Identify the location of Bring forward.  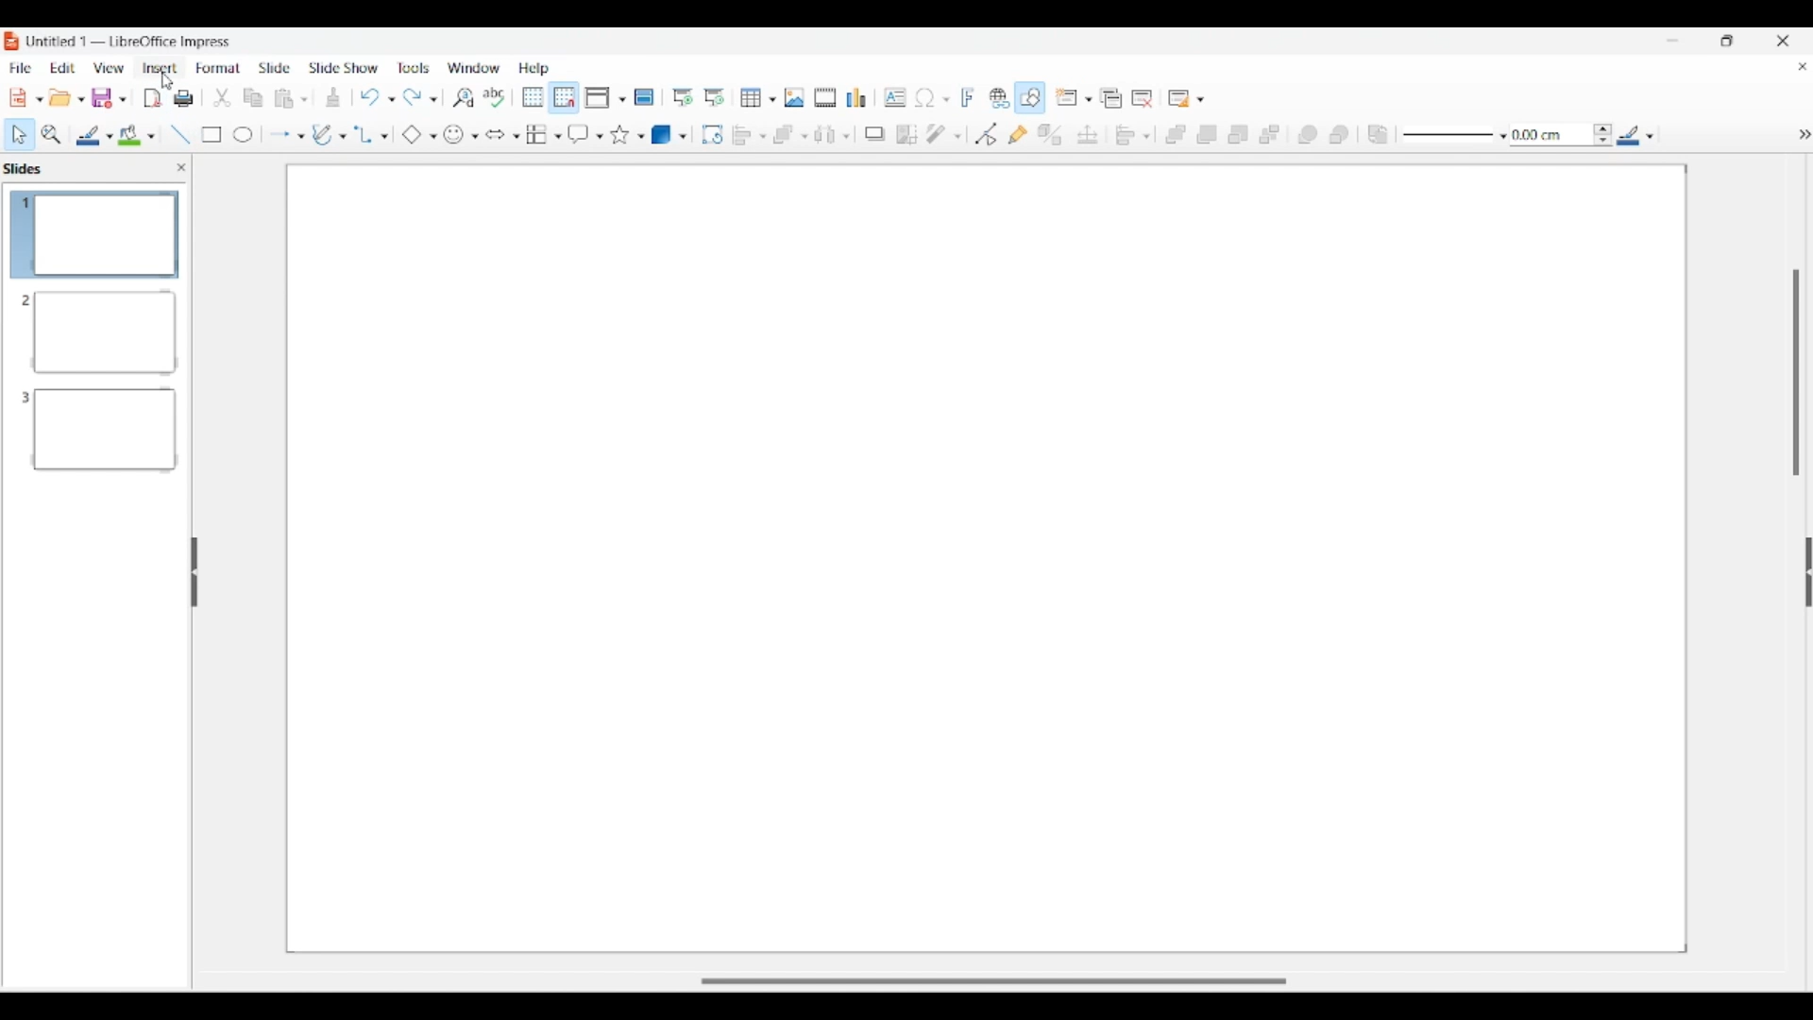
(1208, 135).